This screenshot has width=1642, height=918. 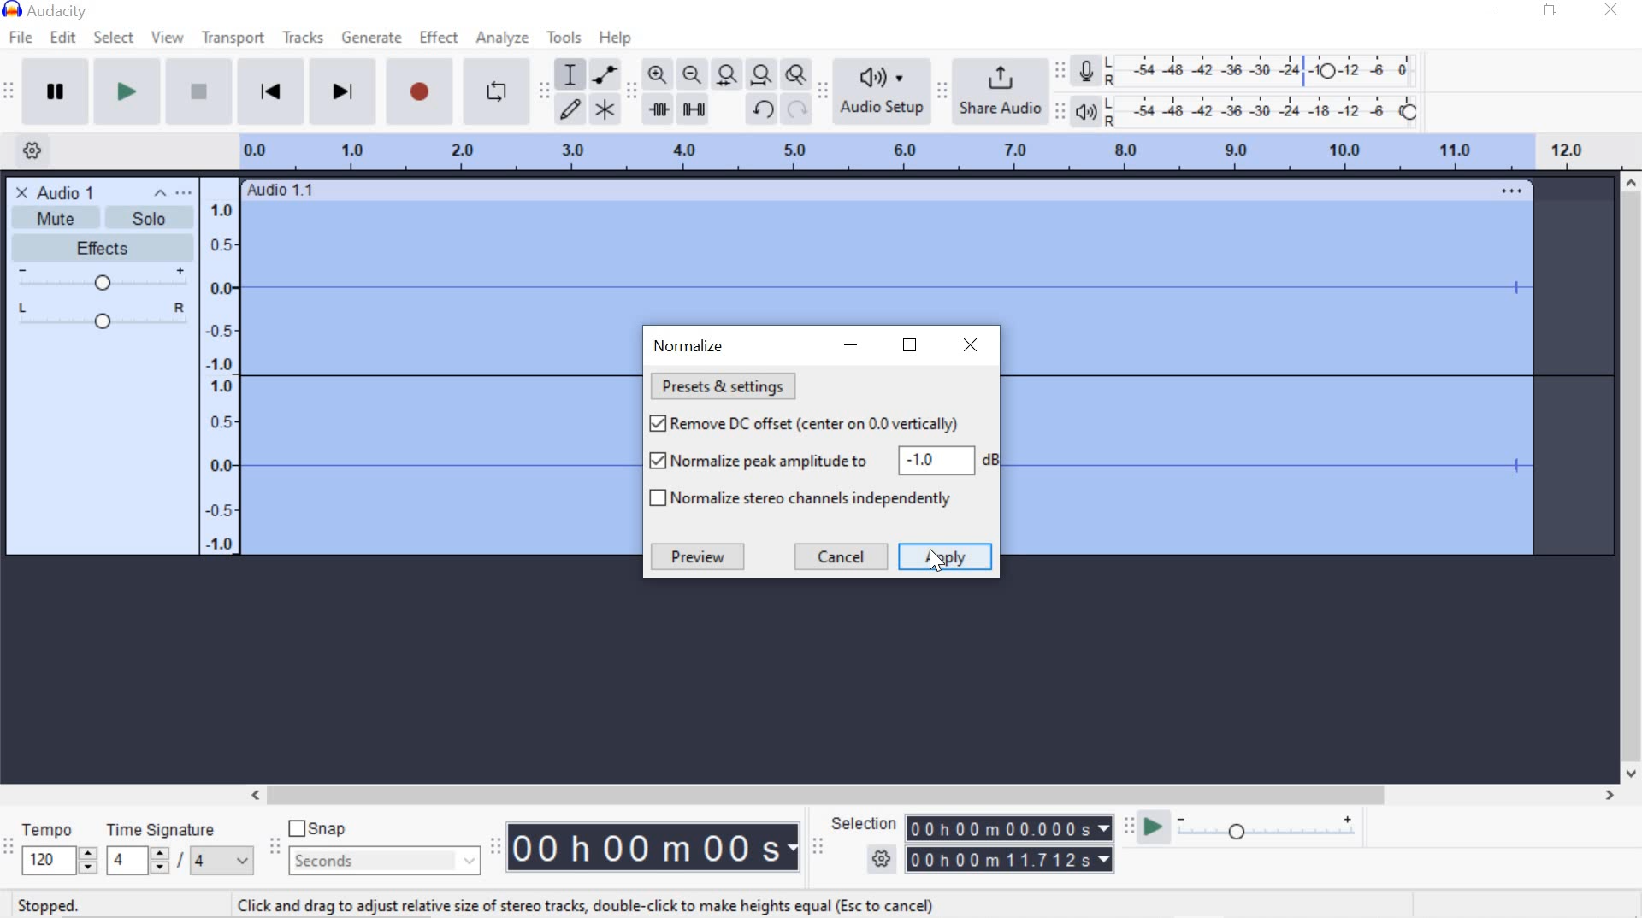 What do you see at coordinates (151, 207) in the screenshot?
I see `solo` at bounding box center [151, 207].